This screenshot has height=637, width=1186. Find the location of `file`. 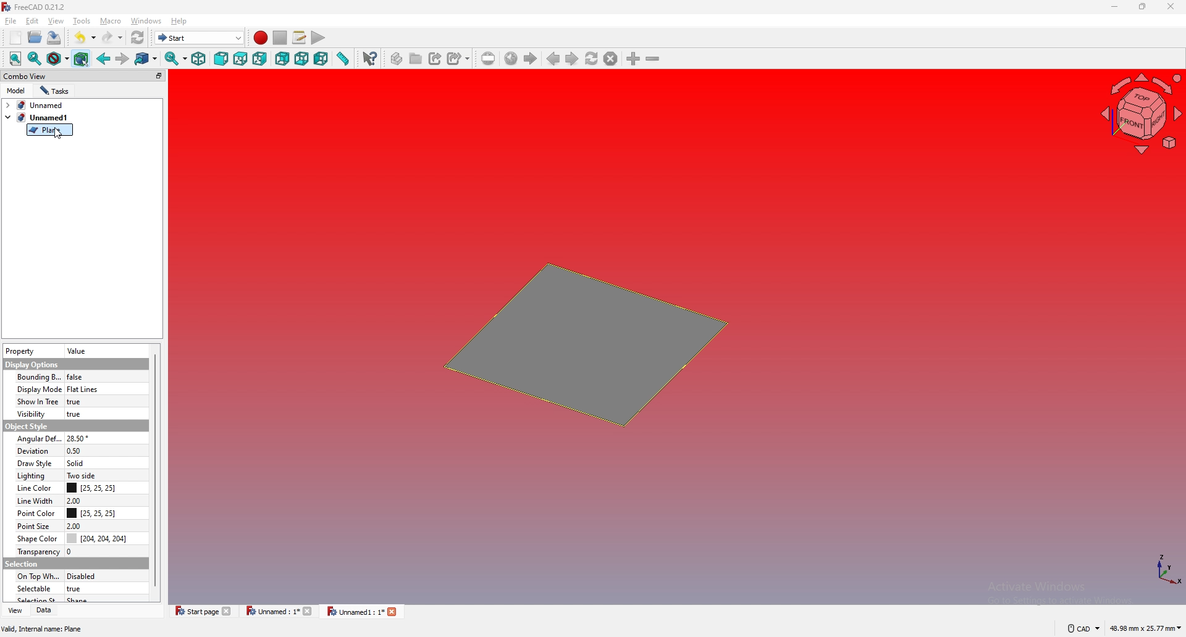

file is located at coordinates (11, 21).